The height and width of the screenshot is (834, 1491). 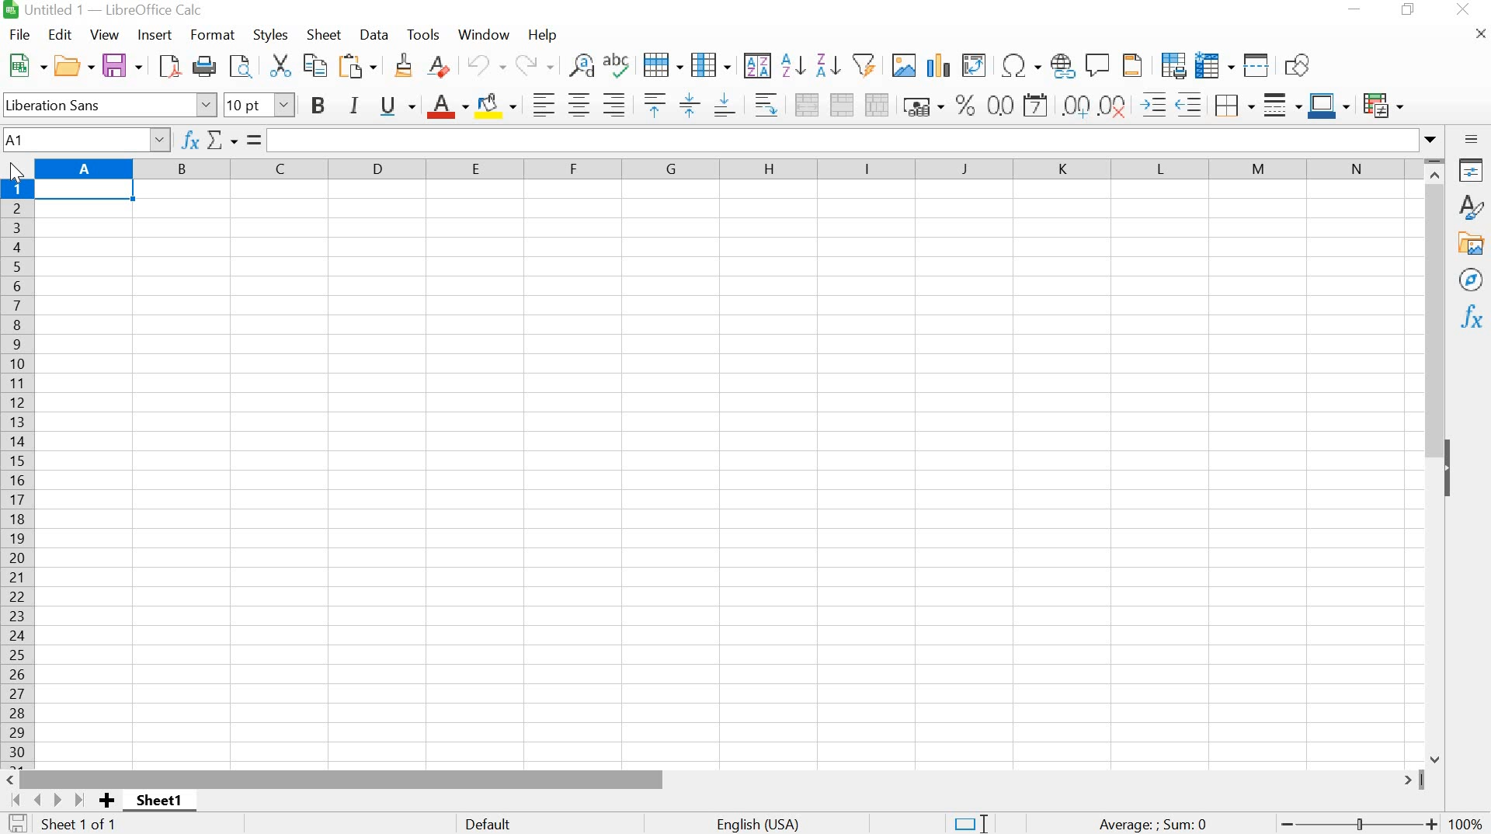 What do you see at coordinates (724, 107) in the screenshot?
I see `Align Bottom` at bounding box center [724, 107].